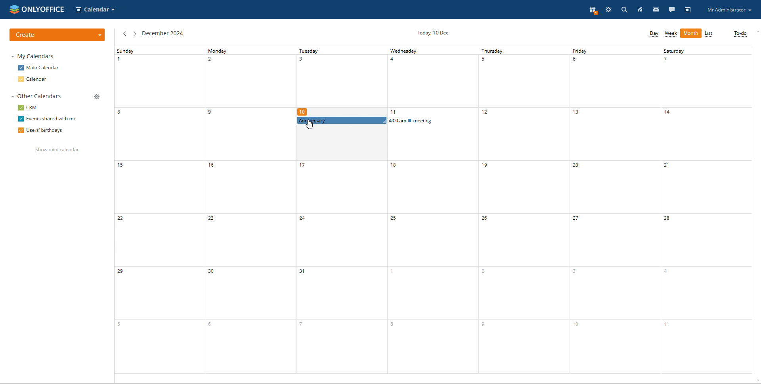 Image resolution: width=761 pixels, height=384 pixels. What do you see at coordinates (740, 34) in the screenshot?
I see `to-do` at bounding box center [740, 34].